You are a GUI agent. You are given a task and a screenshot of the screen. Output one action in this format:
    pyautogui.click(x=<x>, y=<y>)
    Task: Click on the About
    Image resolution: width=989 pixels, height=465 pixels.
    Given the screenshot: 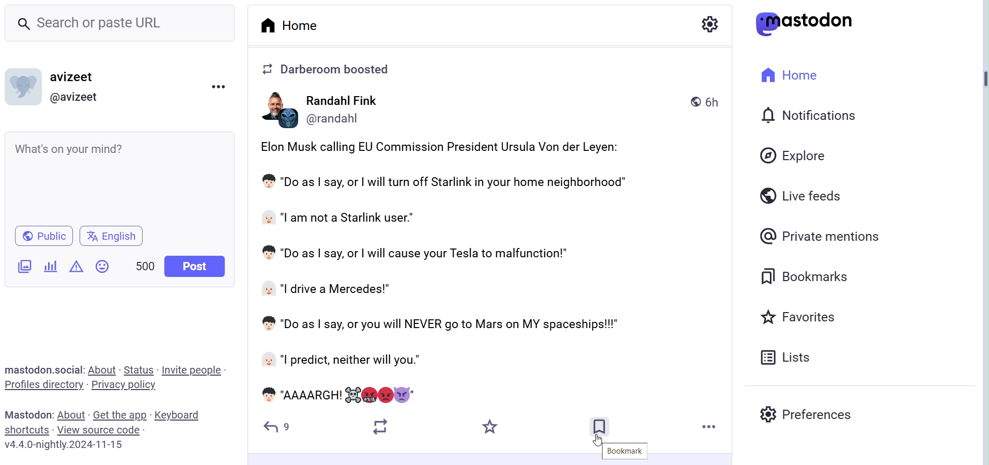 What is the action you would take?
    pyautogui.click(x=73, y=416)
    